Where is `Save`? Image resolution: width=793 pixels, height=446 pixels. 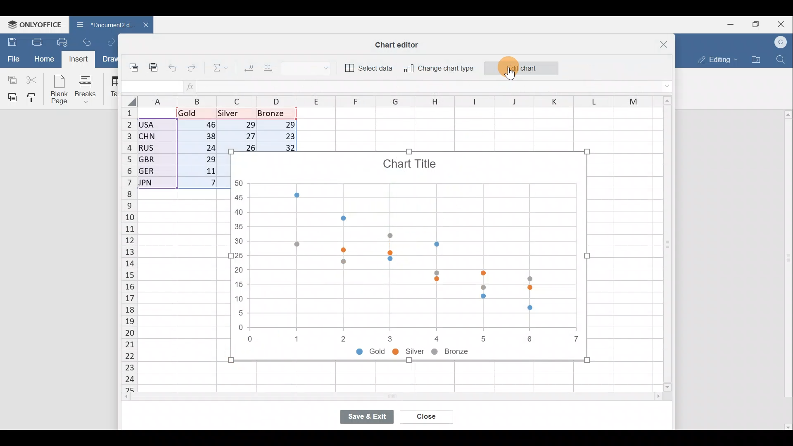 Save is located at coordinates (10, 41).